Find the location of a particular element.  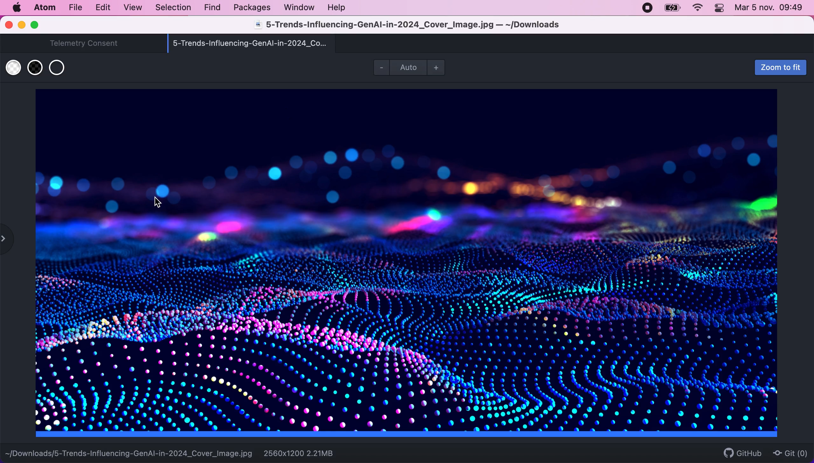

hide/show is located at coordinates (10, 242).